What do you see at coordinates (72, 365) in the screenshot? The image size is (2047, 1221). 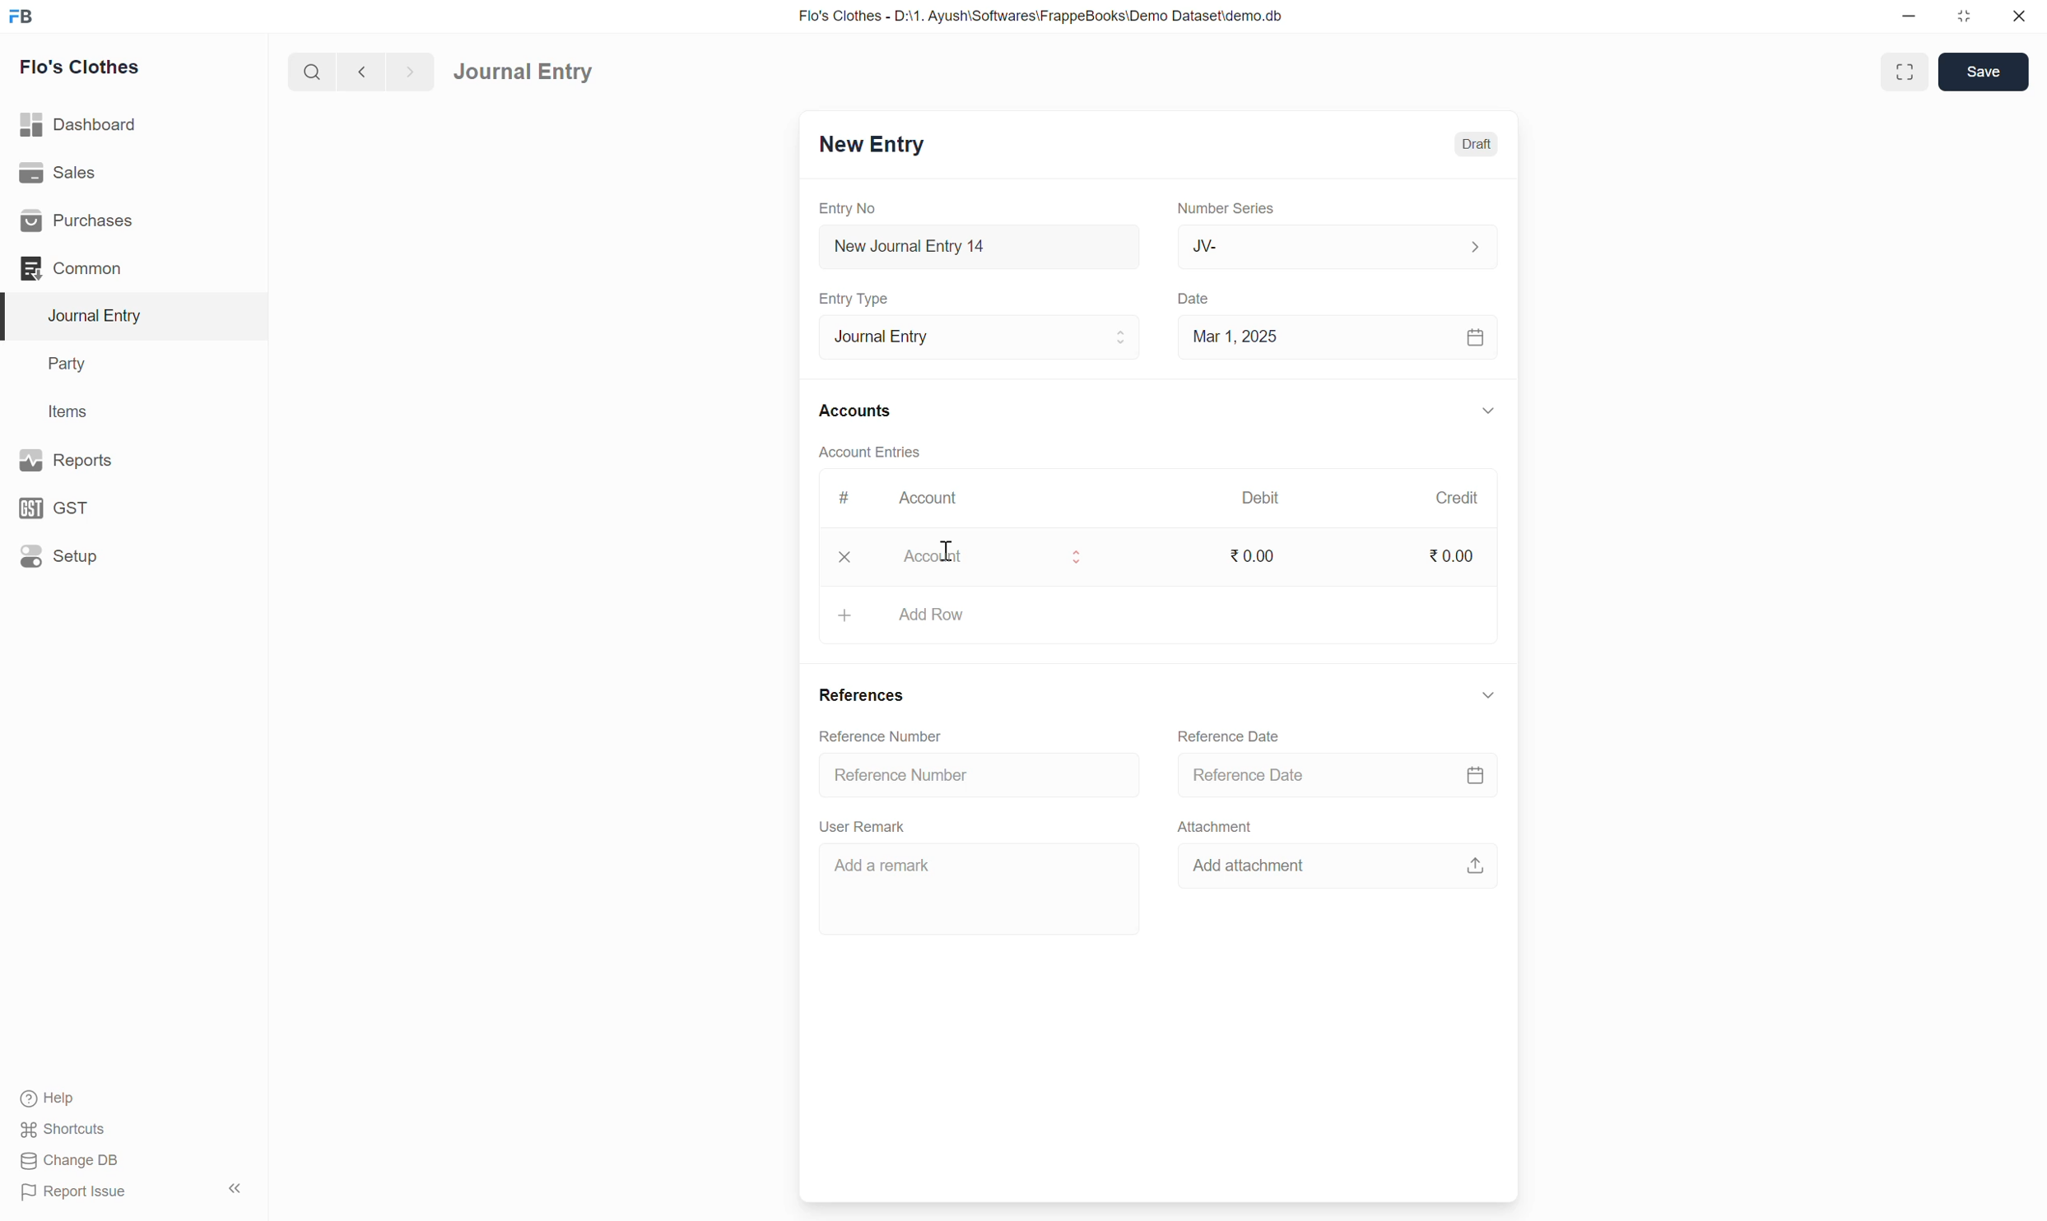 I see `Party` at bounding box center [72, 365].